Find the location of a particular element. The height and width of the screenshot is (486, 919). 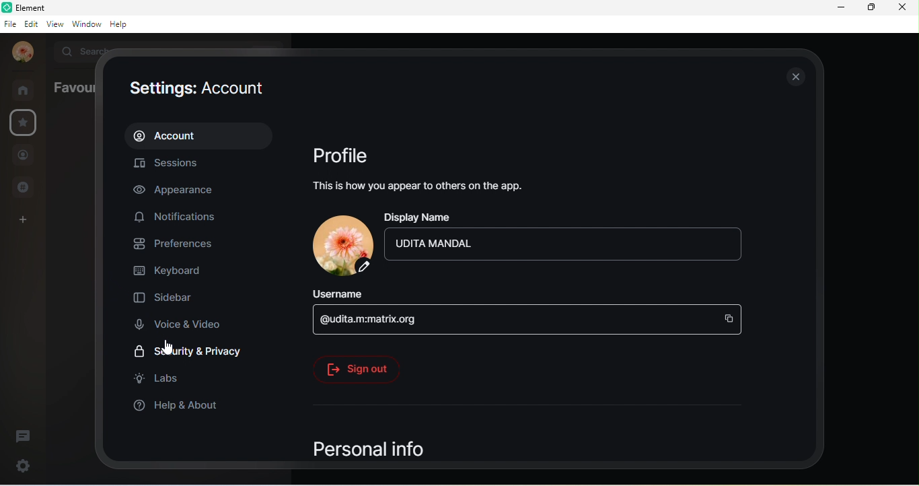

appearance is located at coordinates (182, 190).